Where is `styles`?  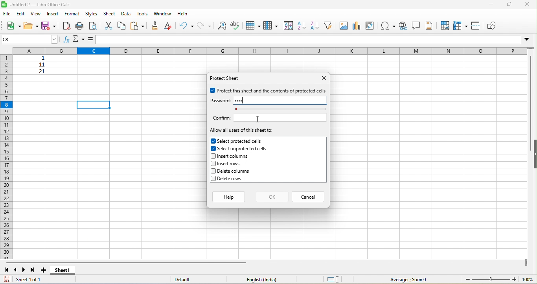 styles is located at coordinates (92, 14).